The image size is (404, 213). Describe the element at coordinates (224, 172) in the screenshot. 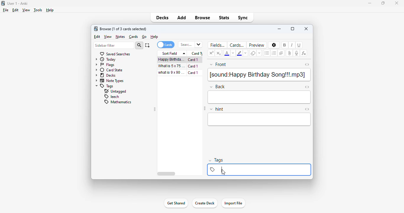

I see `Cursor` at that location.